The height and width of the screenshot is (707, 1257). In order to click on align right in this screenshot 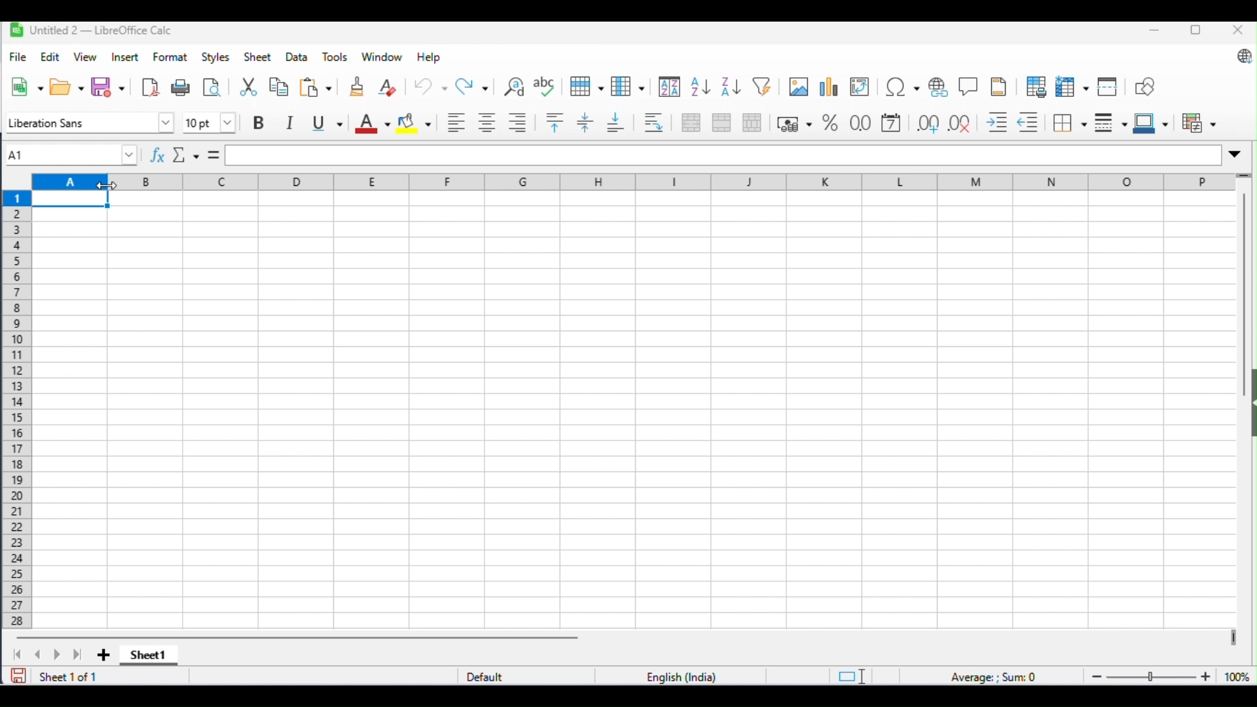, I will do `click(518, 123)`.